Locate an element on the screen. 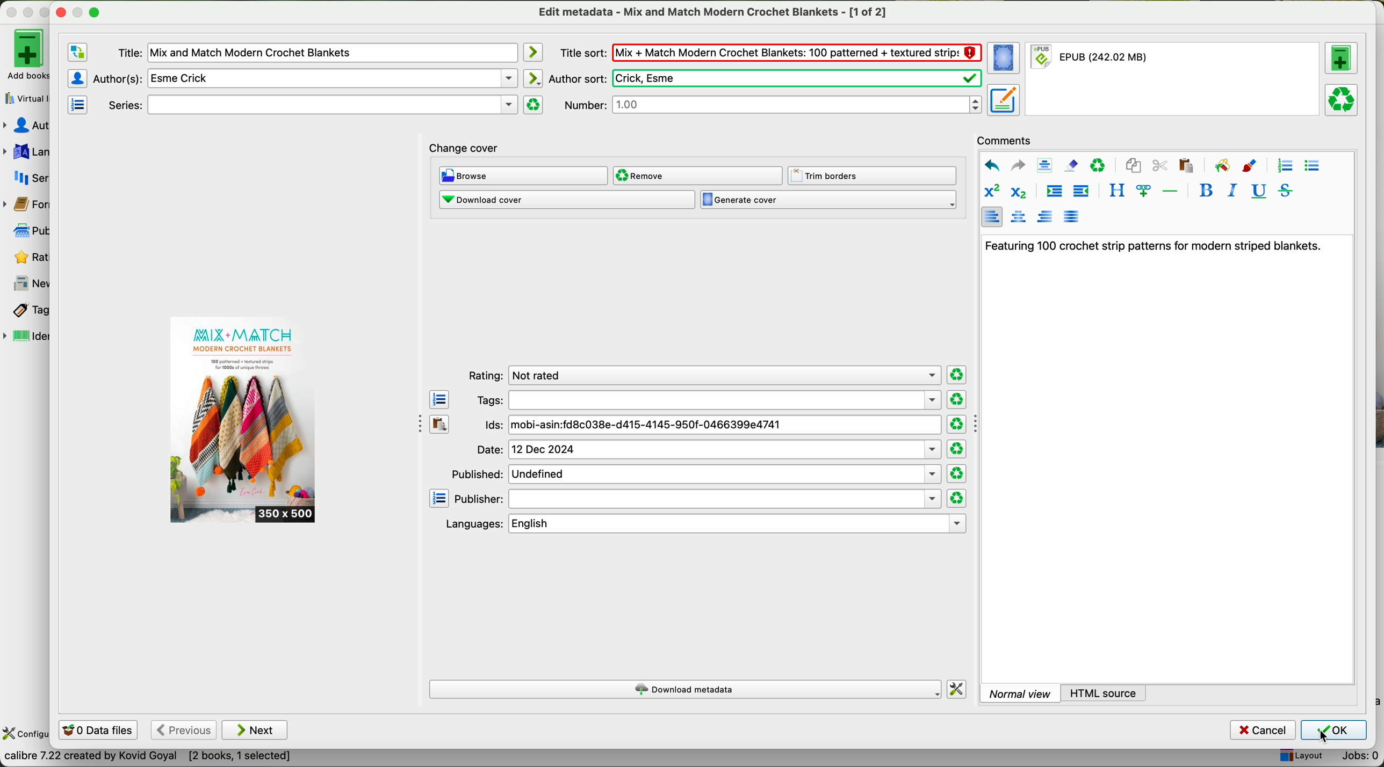 This screenshot has height=767, width=1384. author(s) is located at coordinates (305, 78).